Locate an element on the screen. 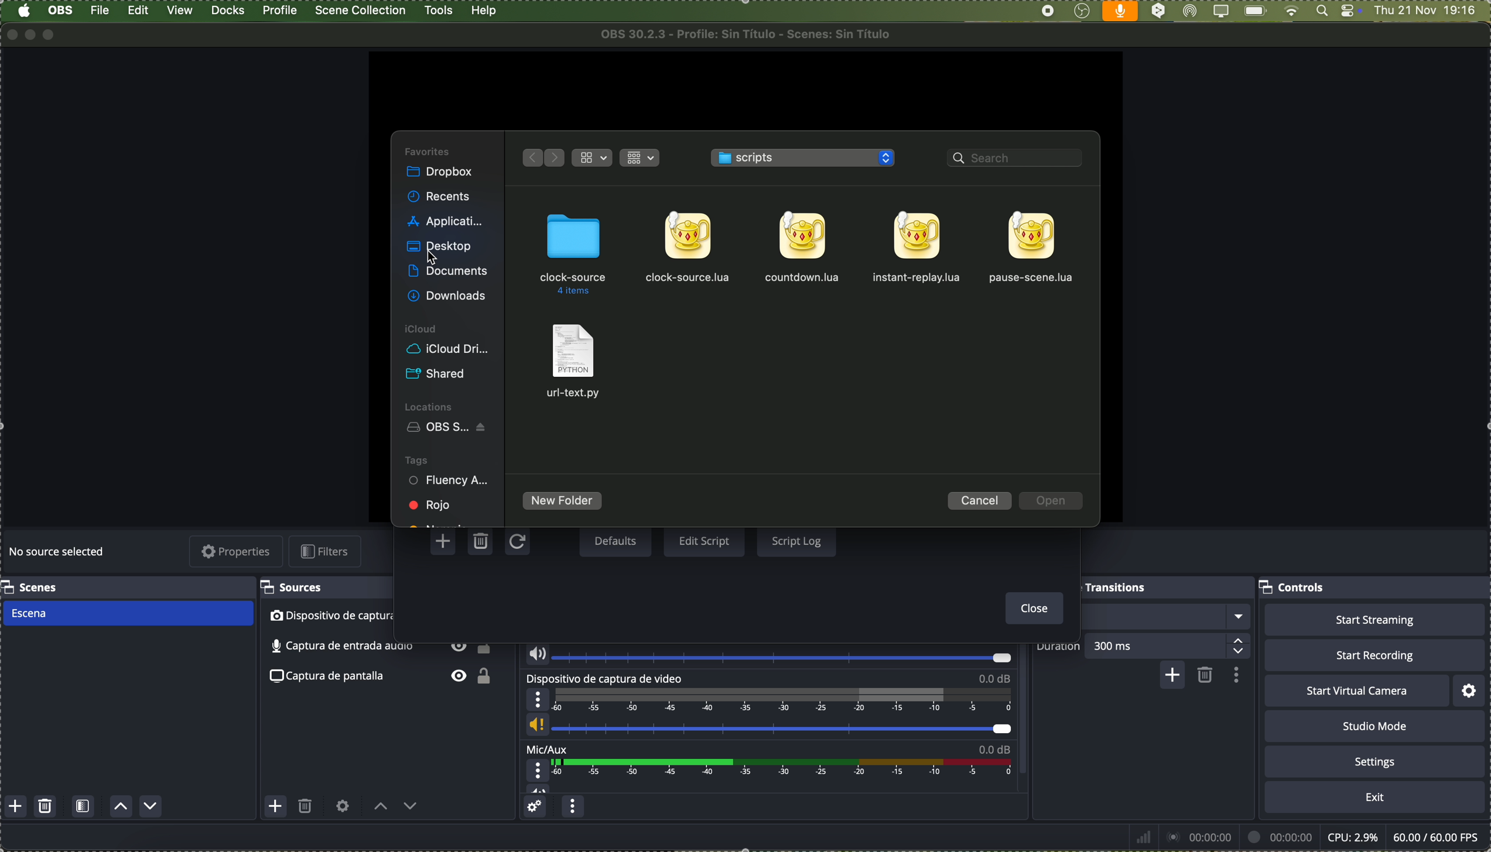 This screenshot has width=1491, height=852. studio mode is located at coordinates (1375, 726).